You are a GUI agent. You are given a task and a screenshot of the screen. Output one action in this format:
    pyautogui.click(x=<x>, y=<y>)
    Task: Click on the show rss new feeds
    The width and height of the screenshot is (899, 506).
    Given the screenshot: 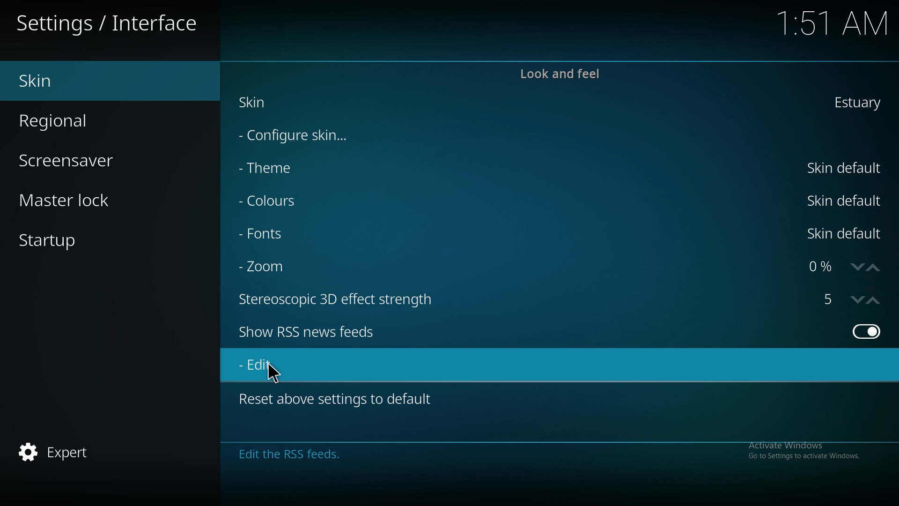 What is the action you would take?
    pyautogui.click(x=323, y=331)
    